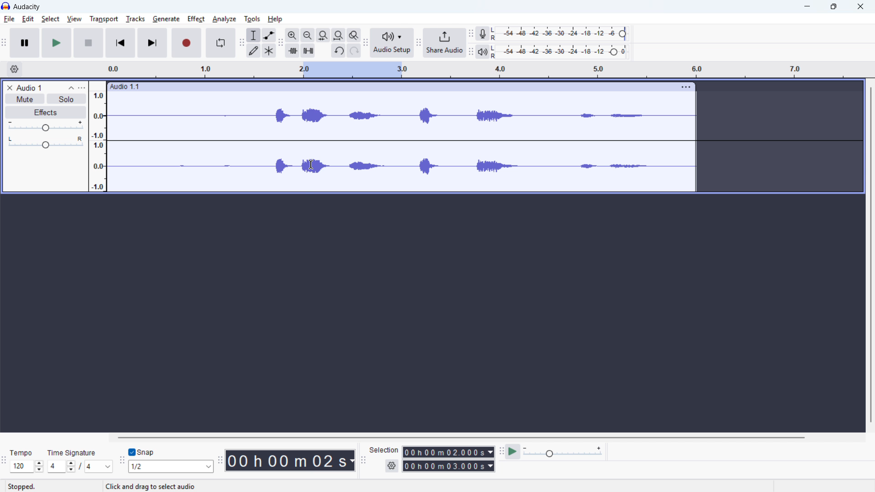  I want to click on Edit, so click(27, 19).